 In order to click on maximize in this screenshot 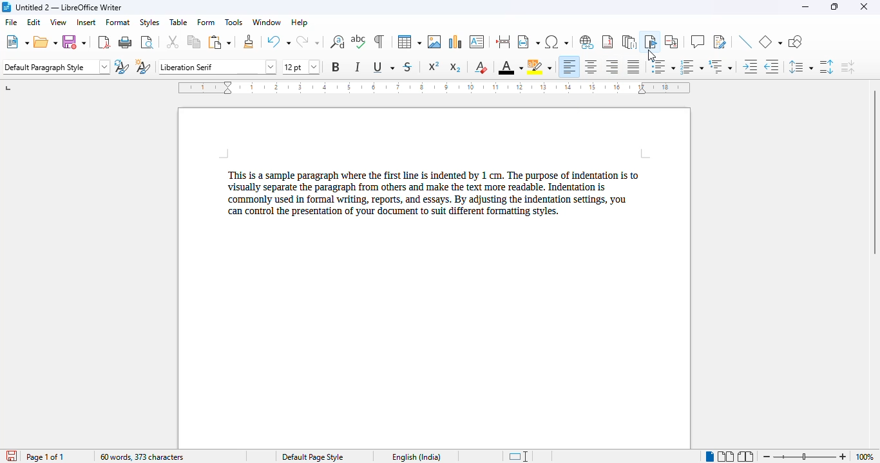, I will do `click(835, 7)`.